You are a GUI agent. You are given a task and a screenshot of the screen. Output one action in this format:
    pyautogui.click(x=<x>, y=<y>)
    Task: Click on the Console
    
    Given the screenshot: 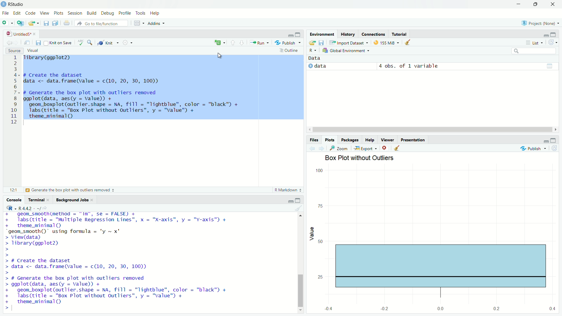 What is the action you would take?
    pyautogui.click(x=14, y=200)
    